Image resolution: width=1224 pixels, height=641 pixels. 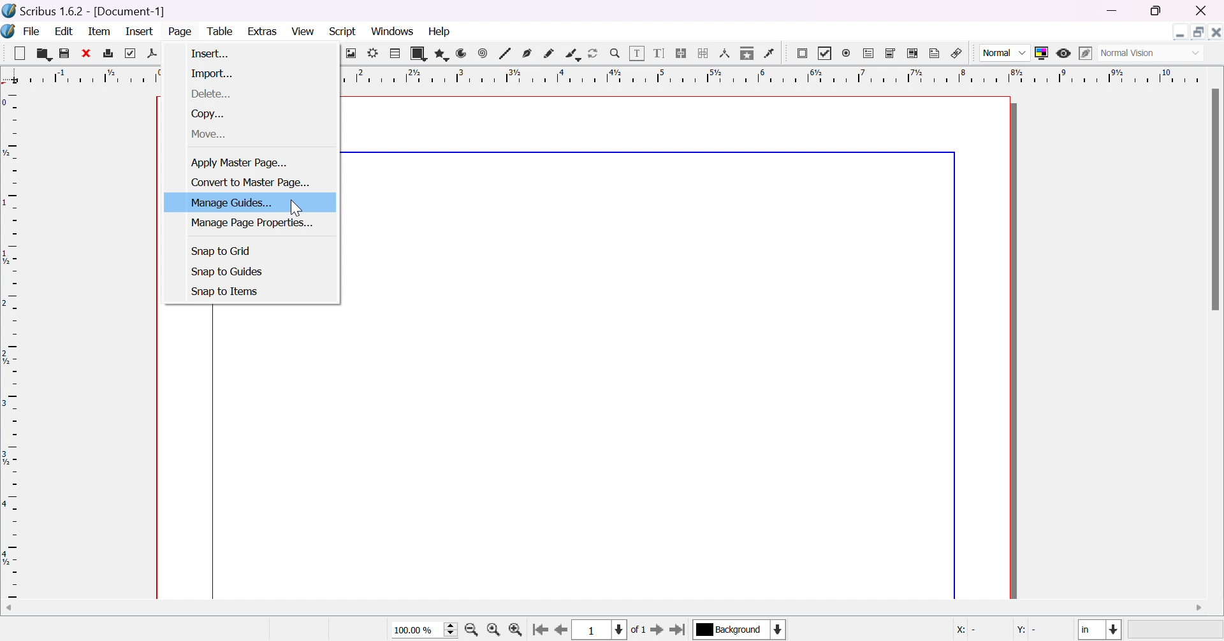 I want to click on Normal, so click(x=1004, y=53).